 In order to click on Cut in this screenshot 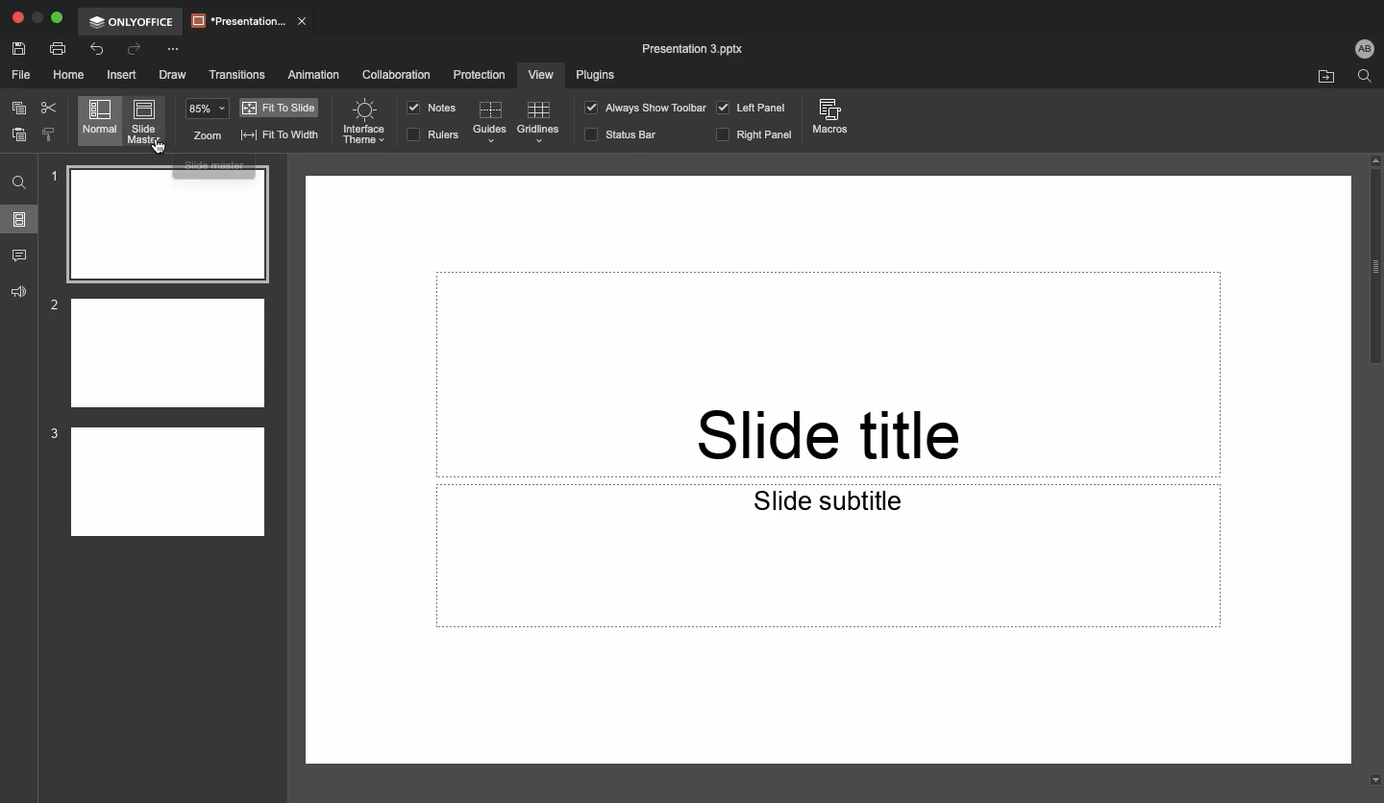, I will do `click(51, 109)`.